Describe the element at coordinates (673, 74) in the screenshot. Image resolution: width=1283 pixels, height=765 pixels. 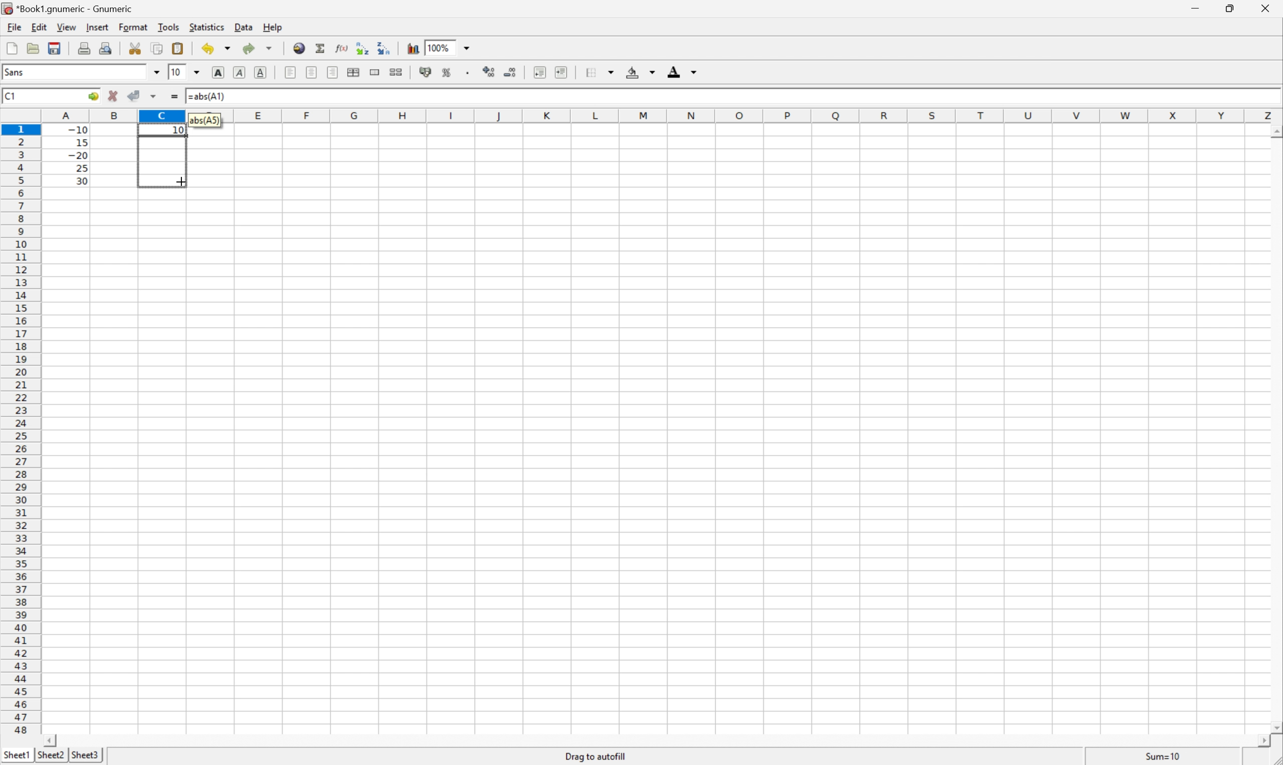
I see `Foreground` at that location.